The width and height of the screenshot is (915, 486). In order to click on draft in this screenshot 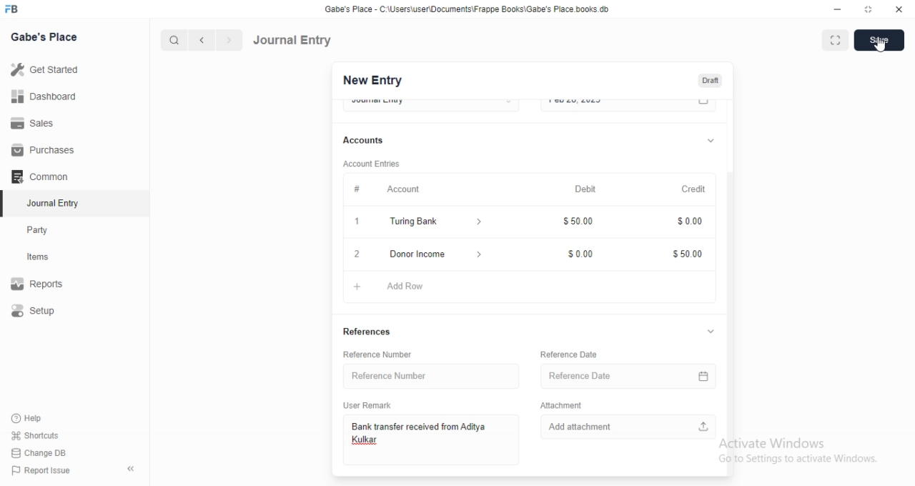, I will do `click(710, 81)`.